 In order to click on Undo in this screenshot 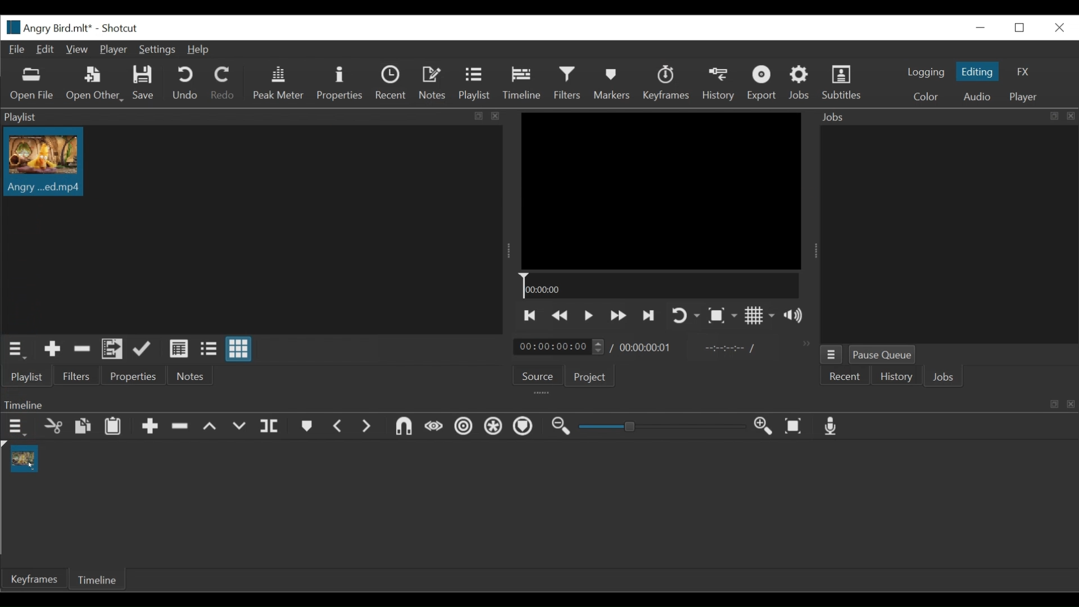, I will do `click(184, 83)`.